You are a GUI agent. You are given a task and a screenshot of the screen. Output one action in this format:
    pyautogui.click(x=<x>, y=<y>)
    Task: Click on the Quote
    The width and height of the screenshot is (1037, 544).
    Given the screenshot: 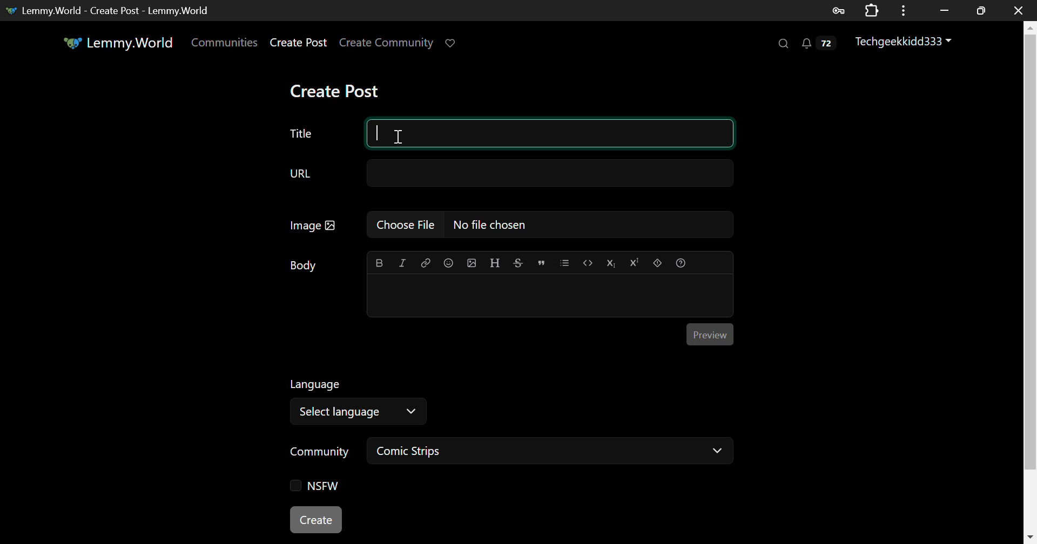 What is the action you would take?
    pyautogui.click(x=541, y=262)
    